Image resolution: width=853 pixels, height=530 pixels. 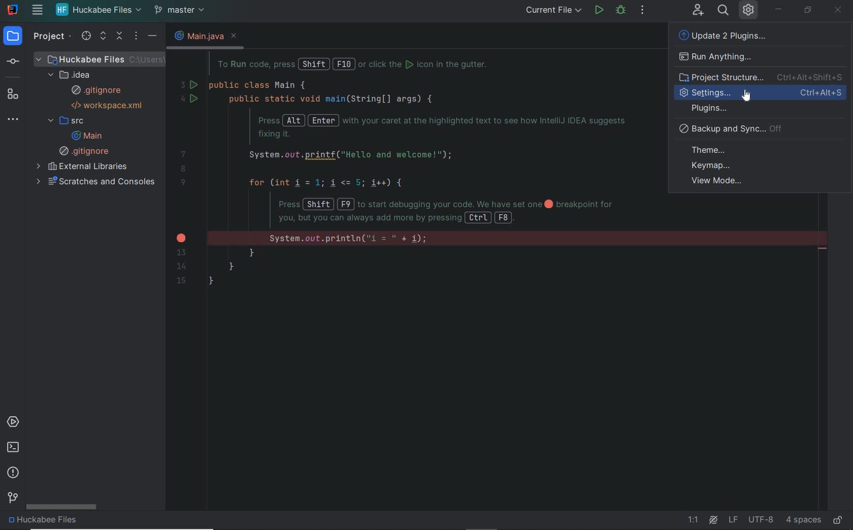 I want to click on options, so click(x=136, y=37).